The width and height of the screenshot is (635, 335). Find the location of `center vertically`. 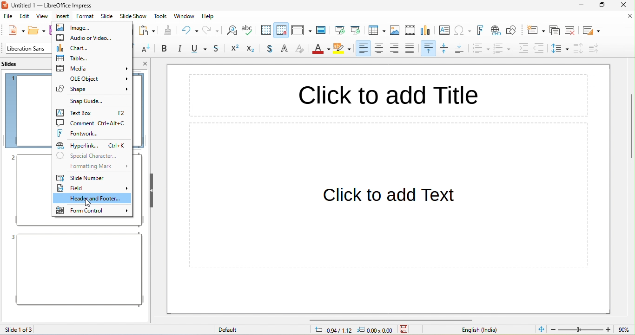

center vertically is located at coordinates (445, 49).